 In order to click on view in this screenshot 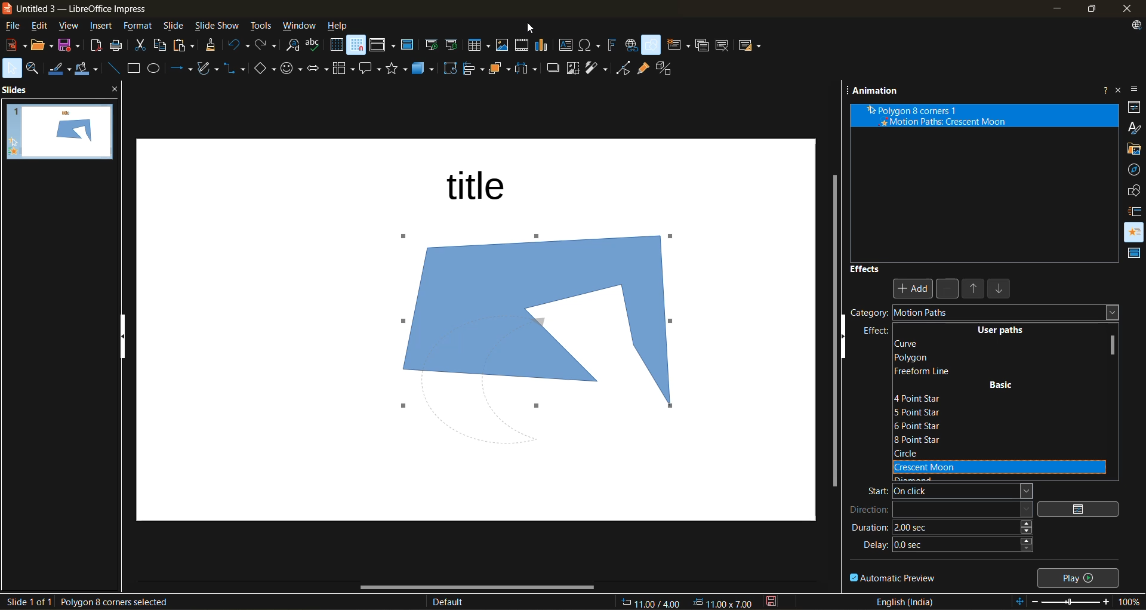, I will do `click(69, 27)`.